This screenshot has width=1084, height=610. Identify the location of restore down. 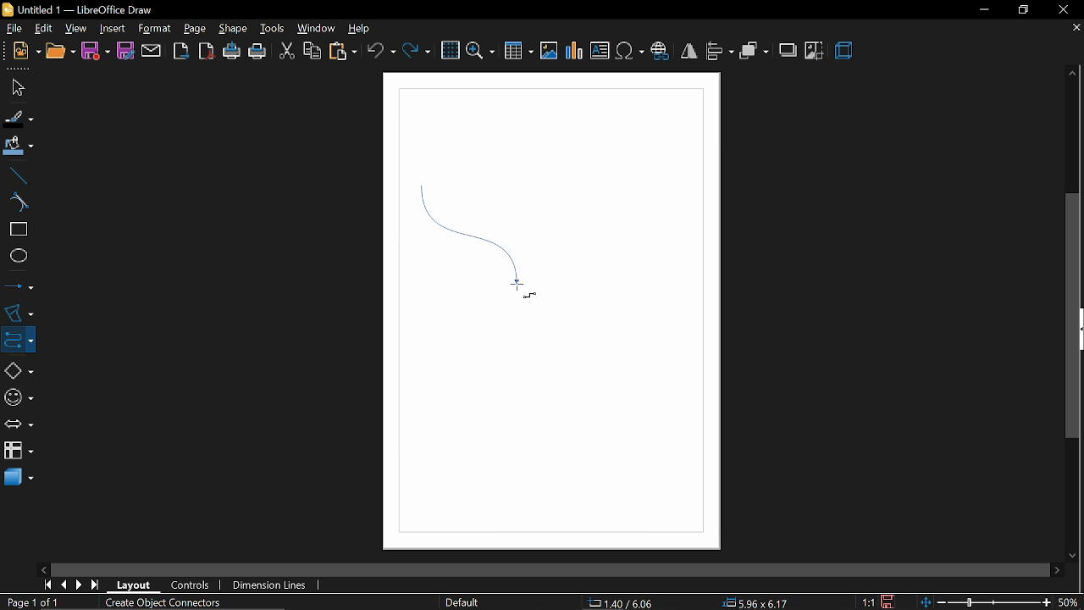
(1021, 9).